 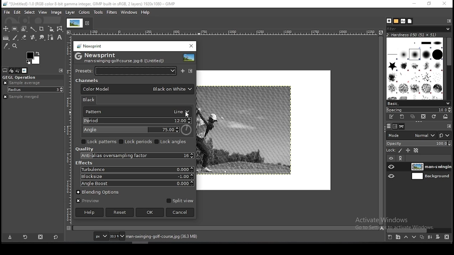 What do you see at coordinates (51, 29) in the screenshot?
I see `scale tool` at bounding box center [51, 29].